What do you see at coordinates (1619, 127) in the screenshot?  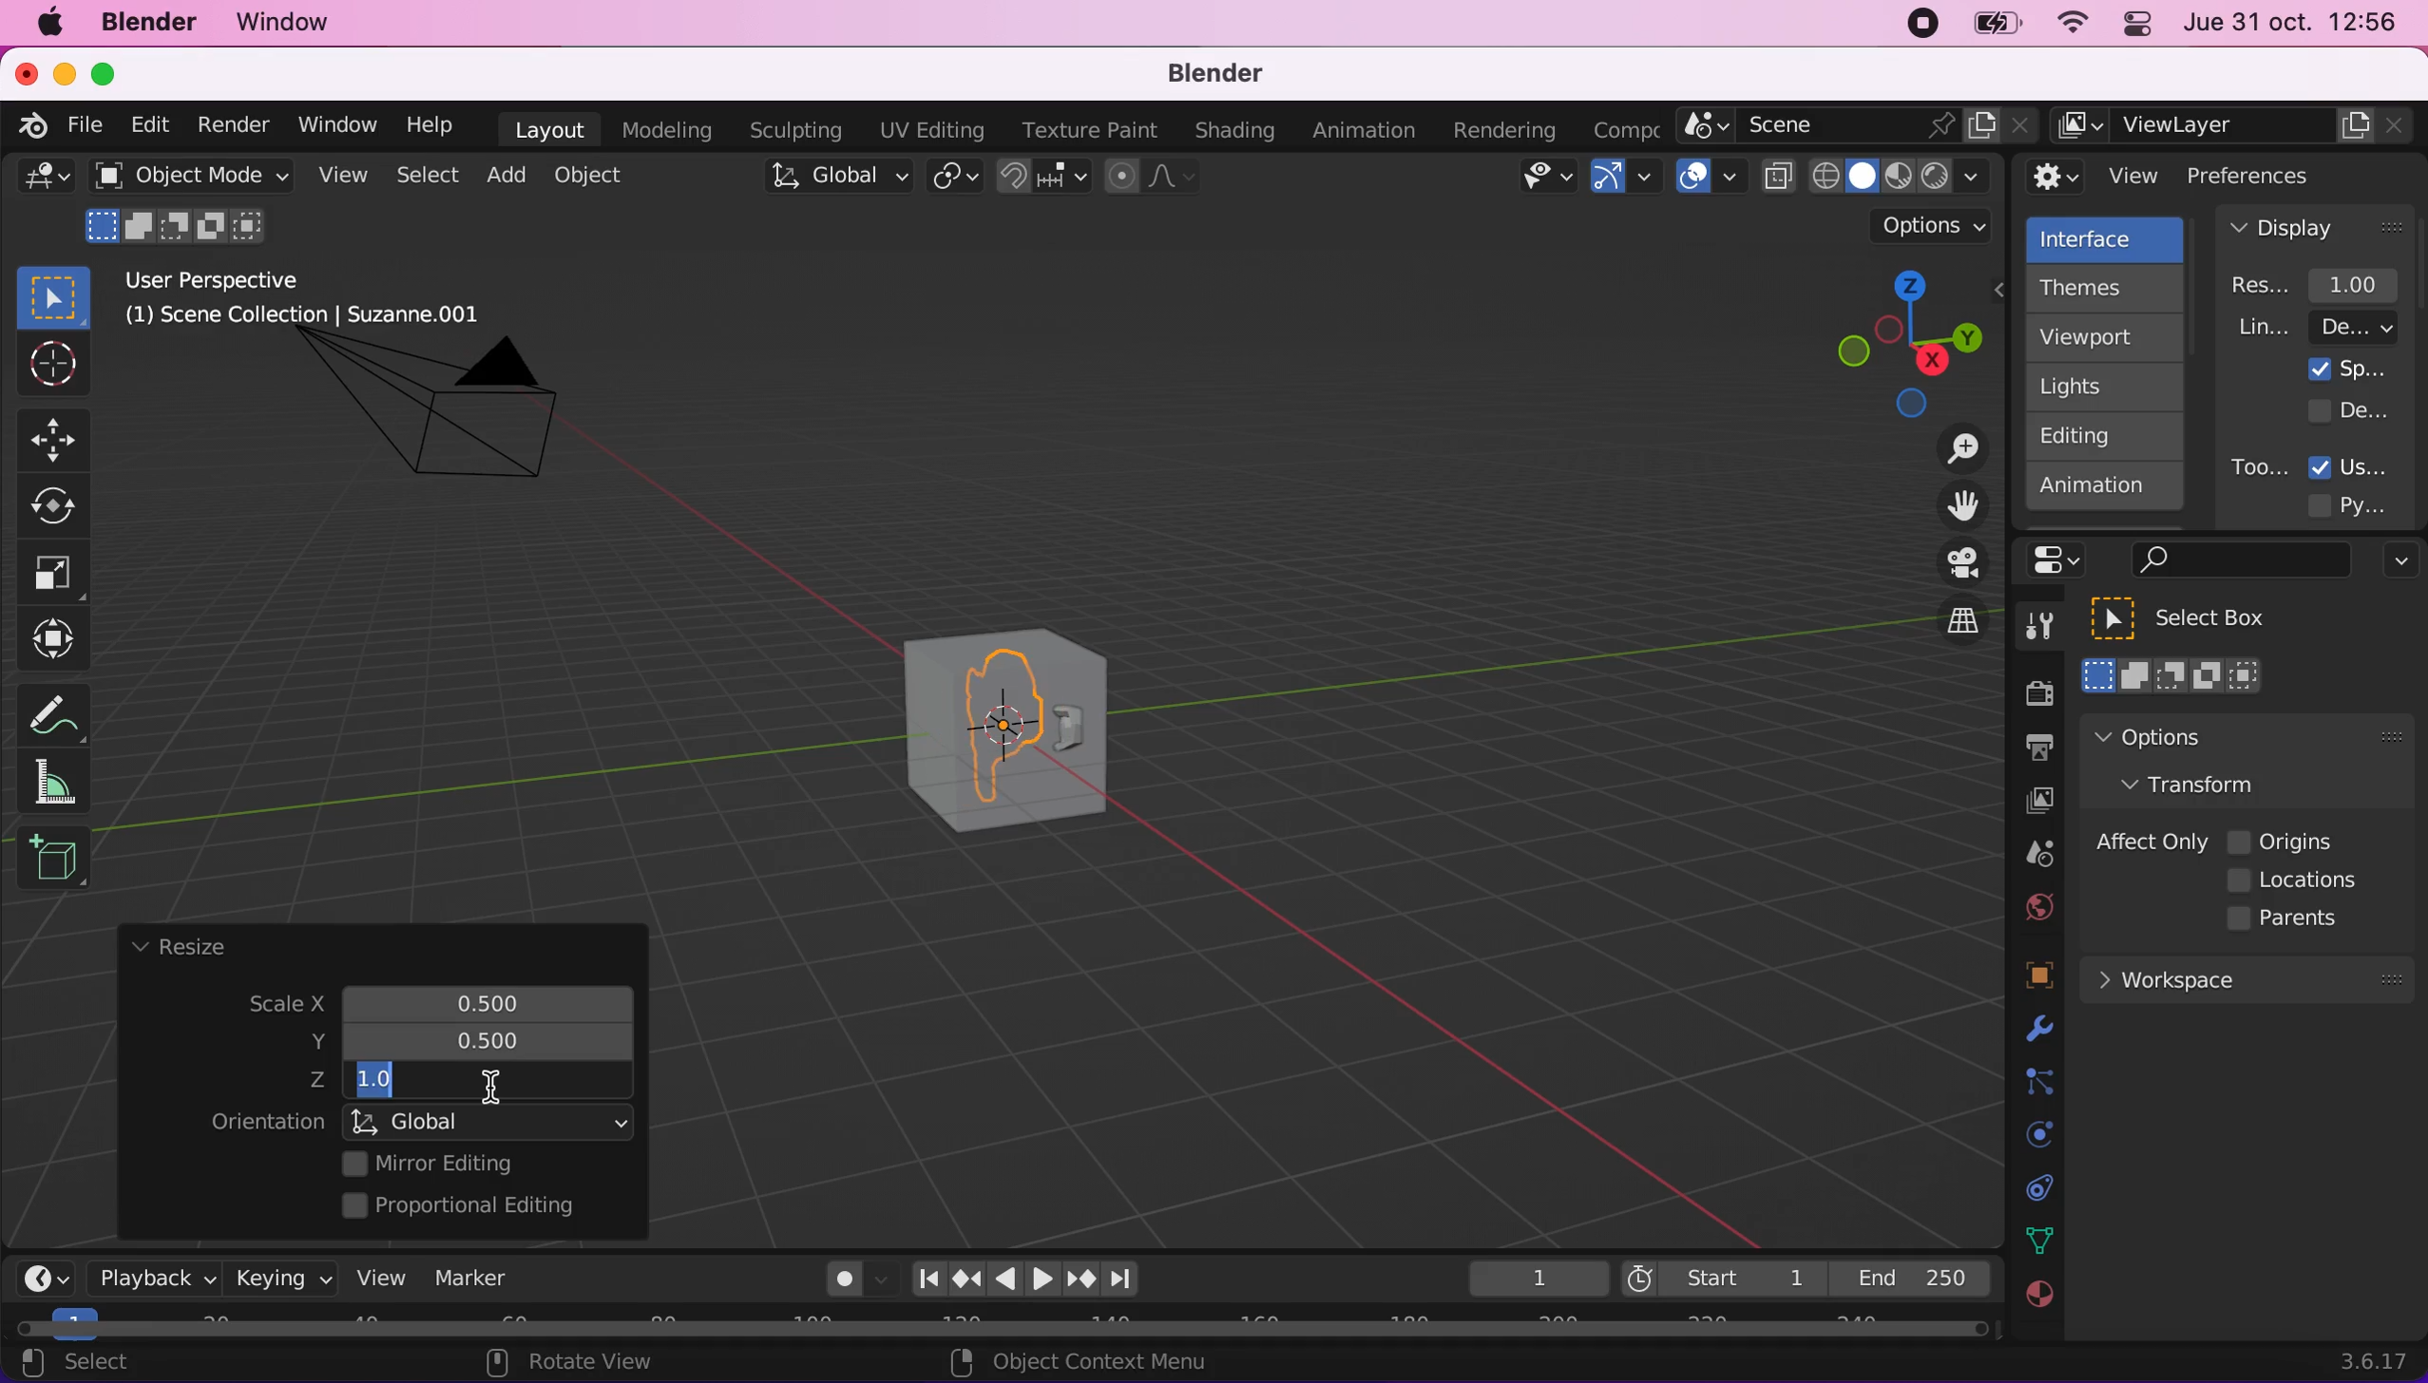 I see `active workspace` at bounding box center [1619, 127].